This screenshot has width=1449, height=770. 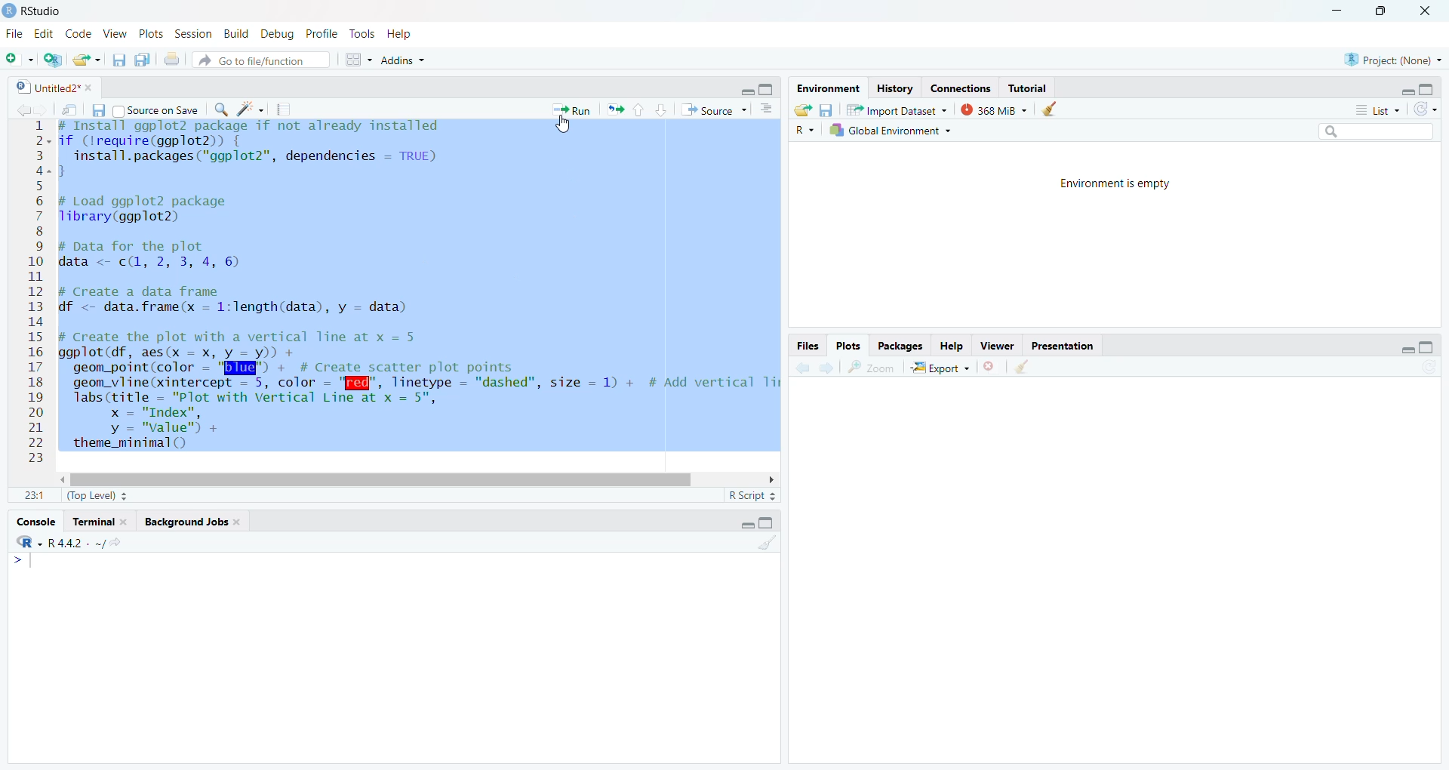 I want to click on Environment, so click(x=828, y=86).